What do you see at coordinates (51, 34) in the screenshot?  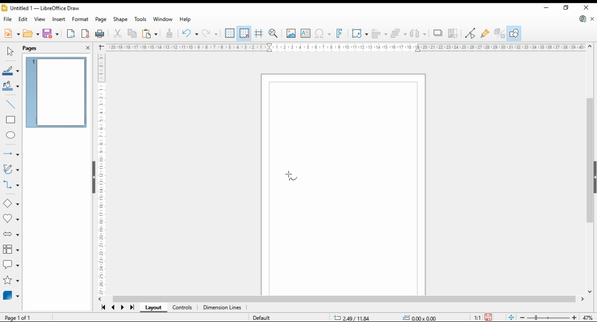 I see `save` at bounding box center [51, 34].